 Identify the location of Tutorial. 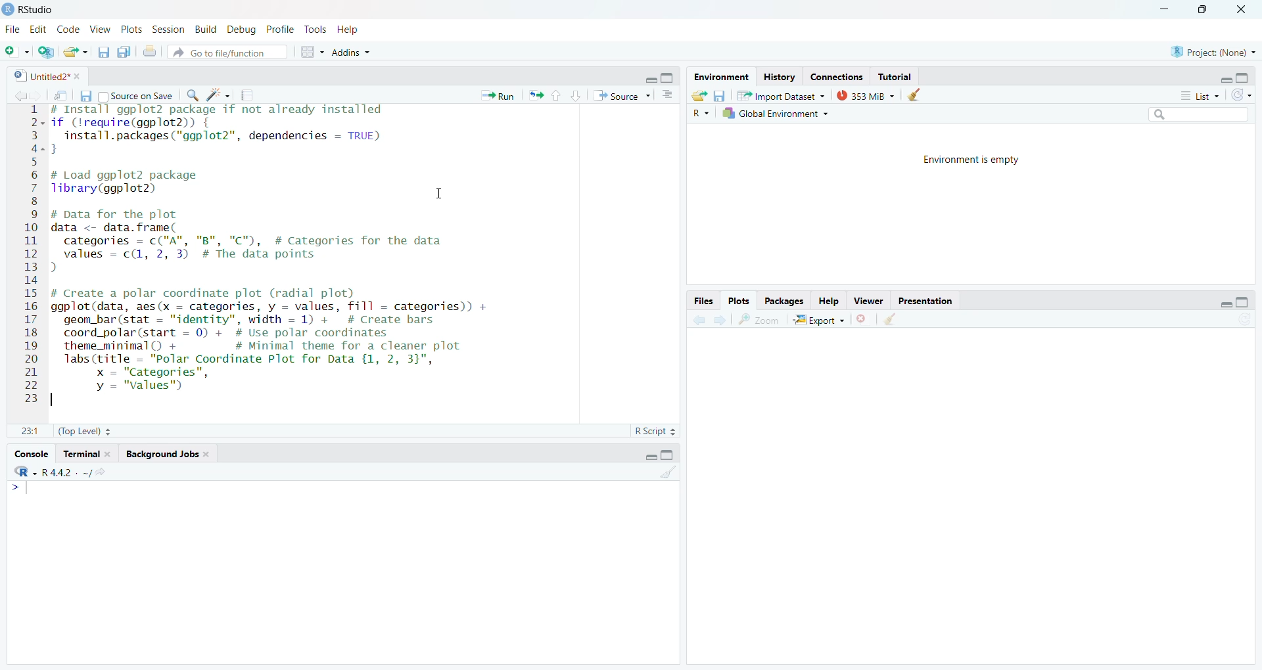
(894, 76).